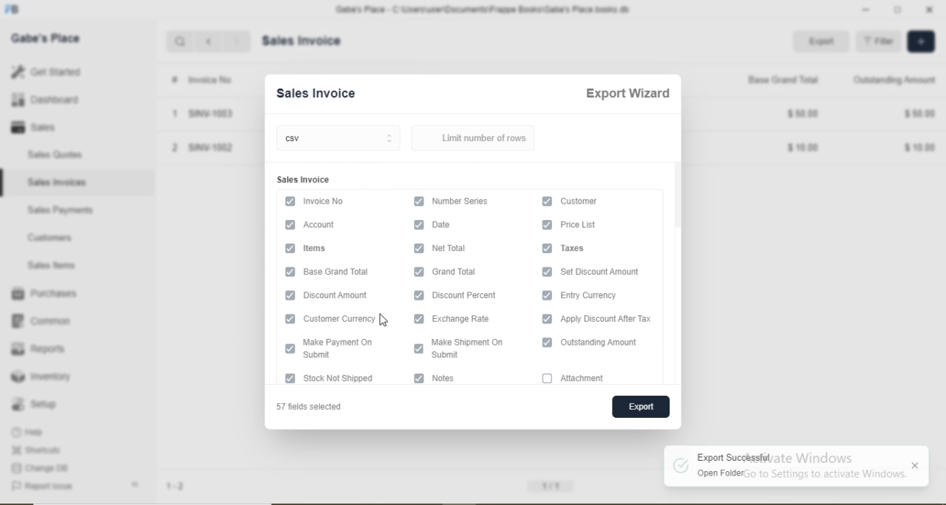 Image resolution: width=946 pixels, height=505 pixels. I want to click on Close notification, so click(915, 465).